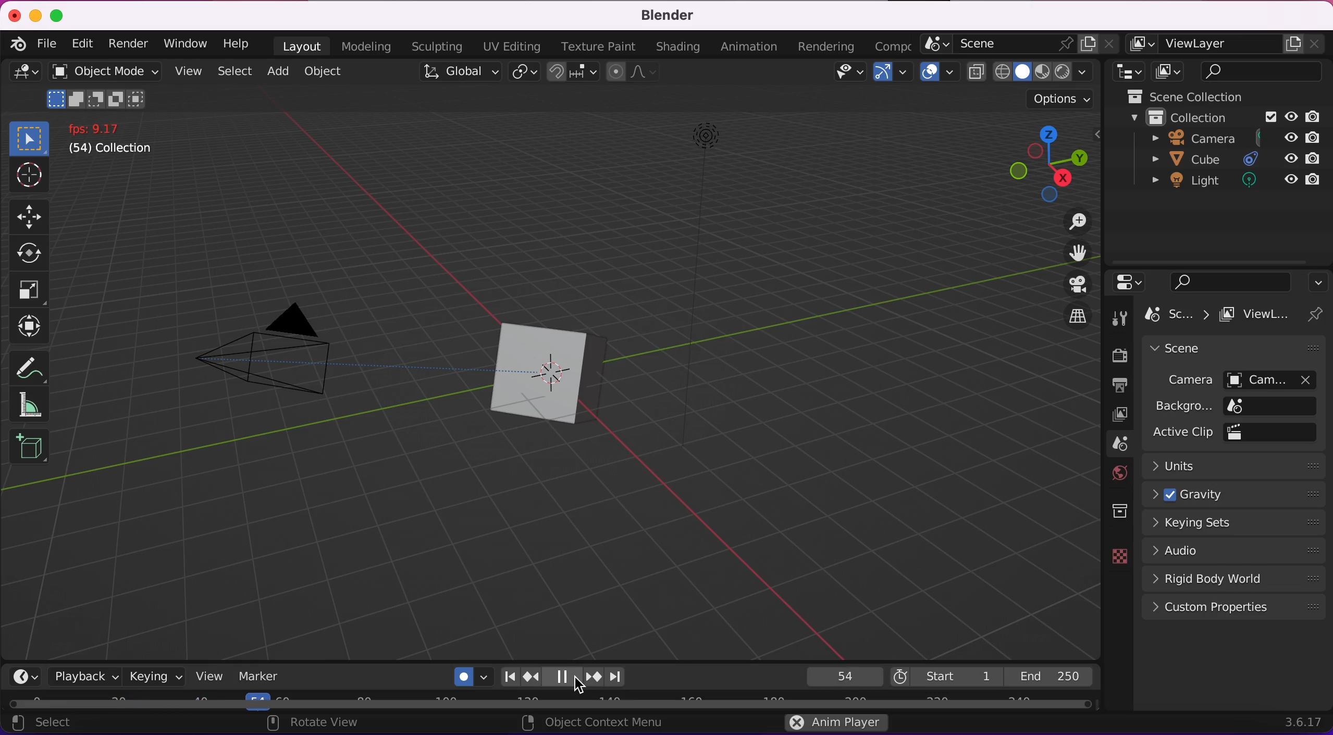 This screenshot has width=1333, height=735. Describe the element at coordinates (47, 724) in the screenshot. I see `select` at that location.